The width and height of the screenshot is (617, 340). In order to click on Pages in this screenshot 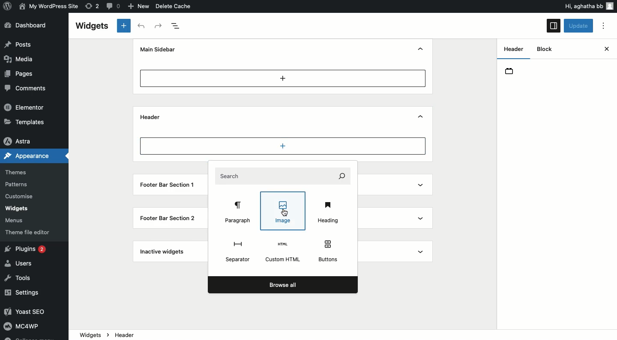, I will do `click(20, 74)`.